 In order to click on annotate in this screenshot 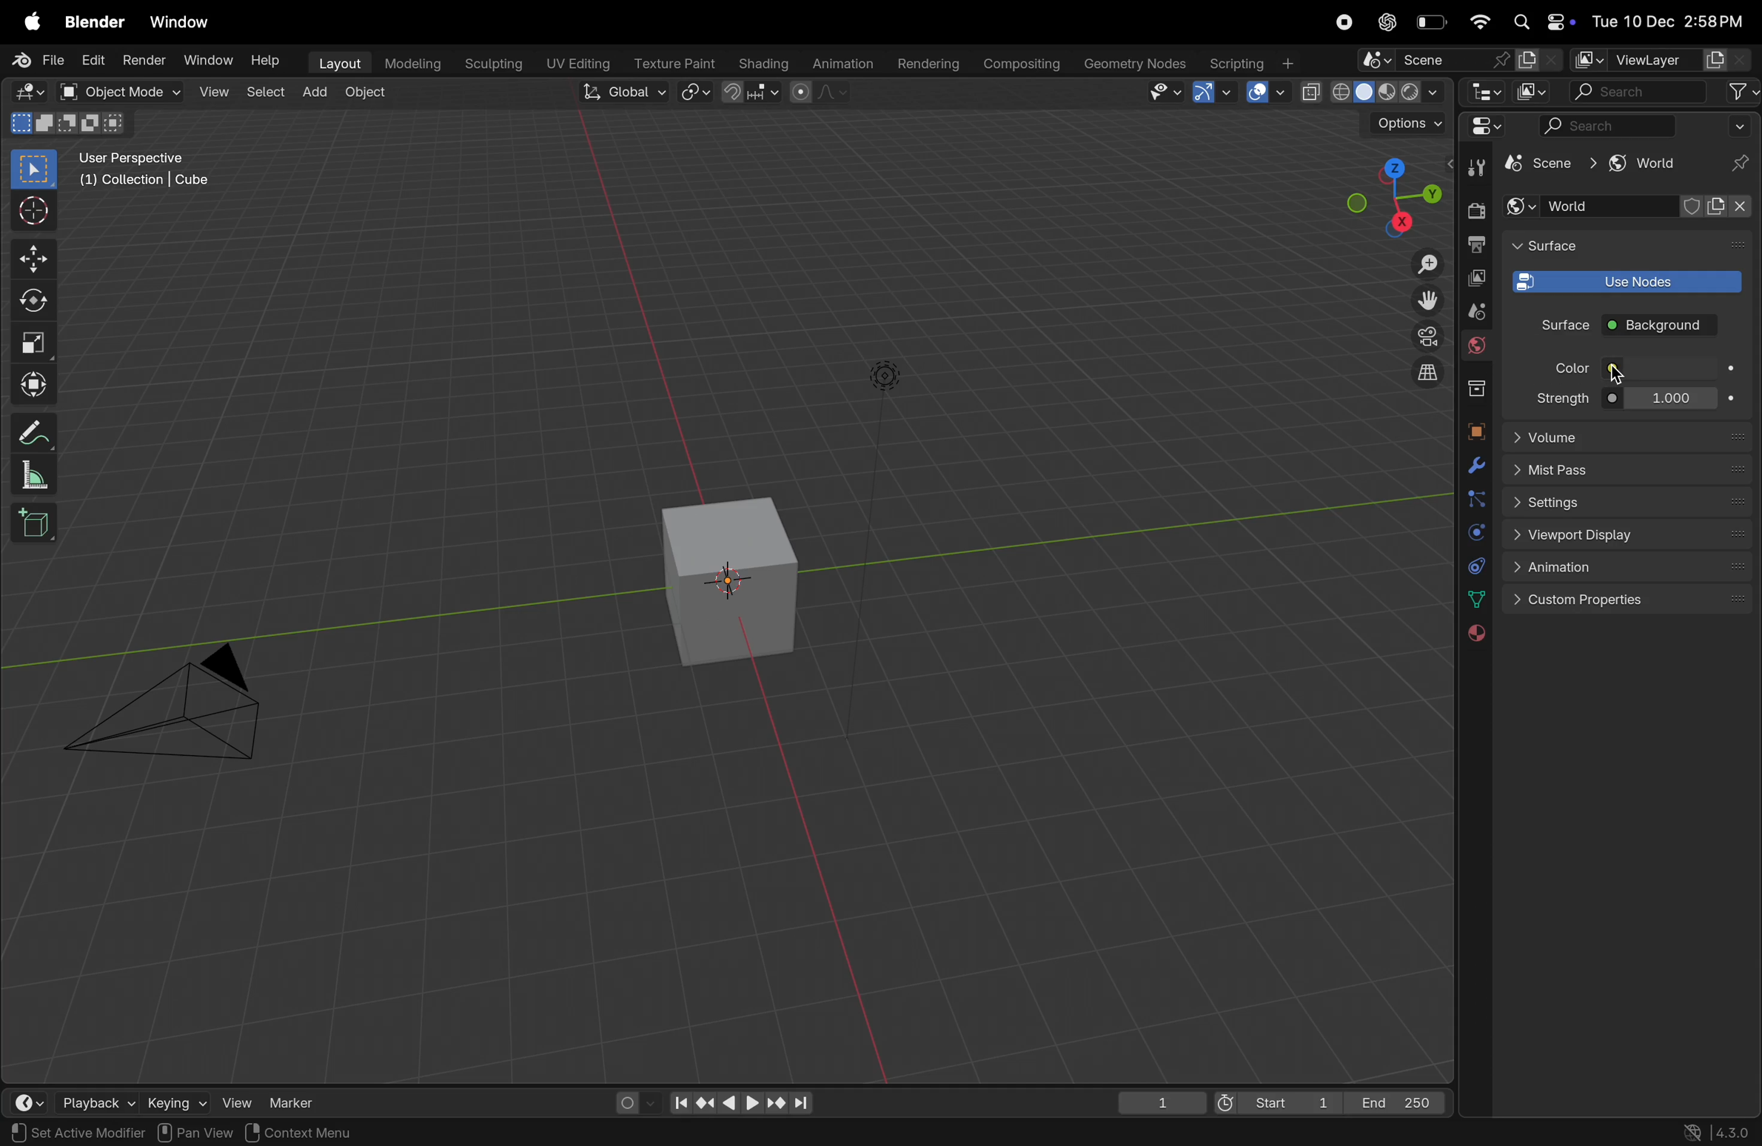, I will do `click(33, 429)`.